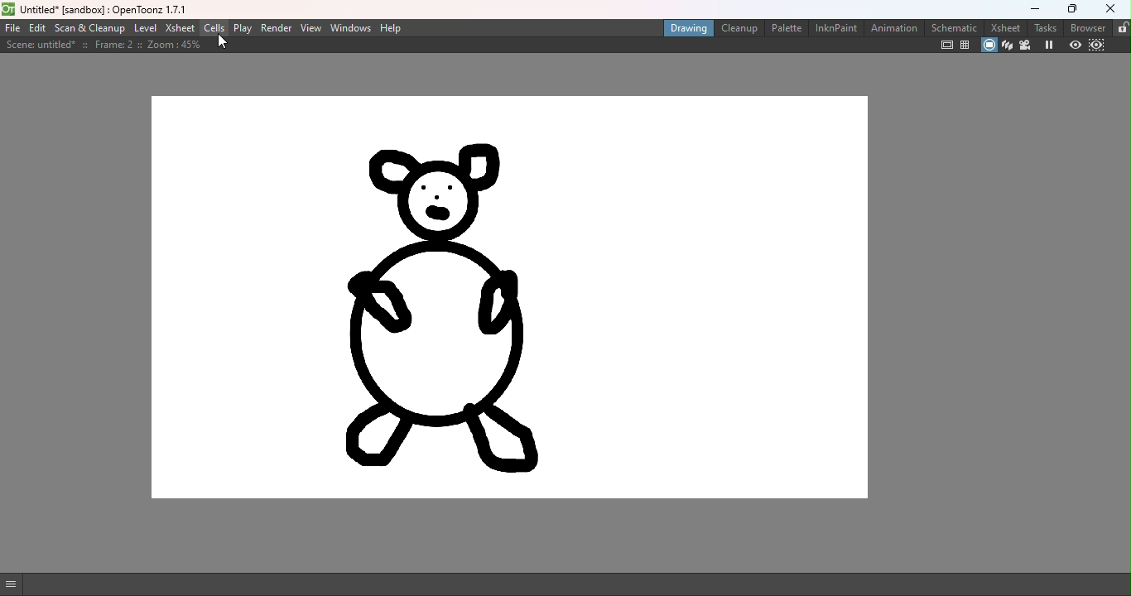 The height and width of the screenshot is (596, 1131). What do you see at coordinates (1075, 7) in the screenshot?
I see `Maximize` at bounding box center [1075, 7].